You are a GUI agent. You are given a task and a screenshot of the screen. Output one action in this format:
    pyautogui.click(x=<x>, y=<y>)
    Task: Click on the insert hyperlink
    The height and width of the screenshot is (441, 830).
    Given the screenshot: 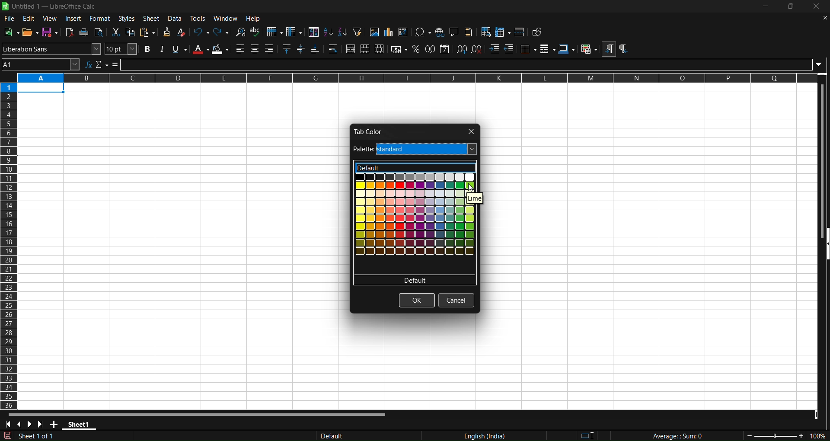 What is the action you would take?
    pyautogui.click(x=440, y=32)
    